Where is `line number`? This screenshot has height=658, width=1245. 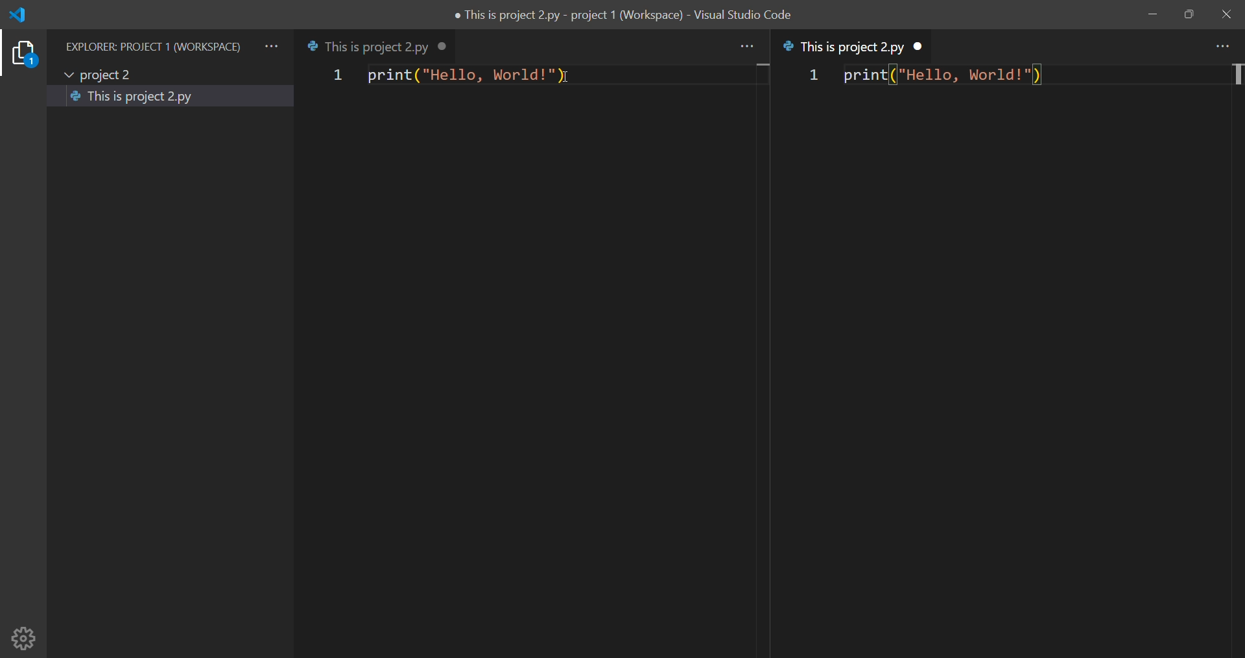
line number is located at coordinates (335, 75).